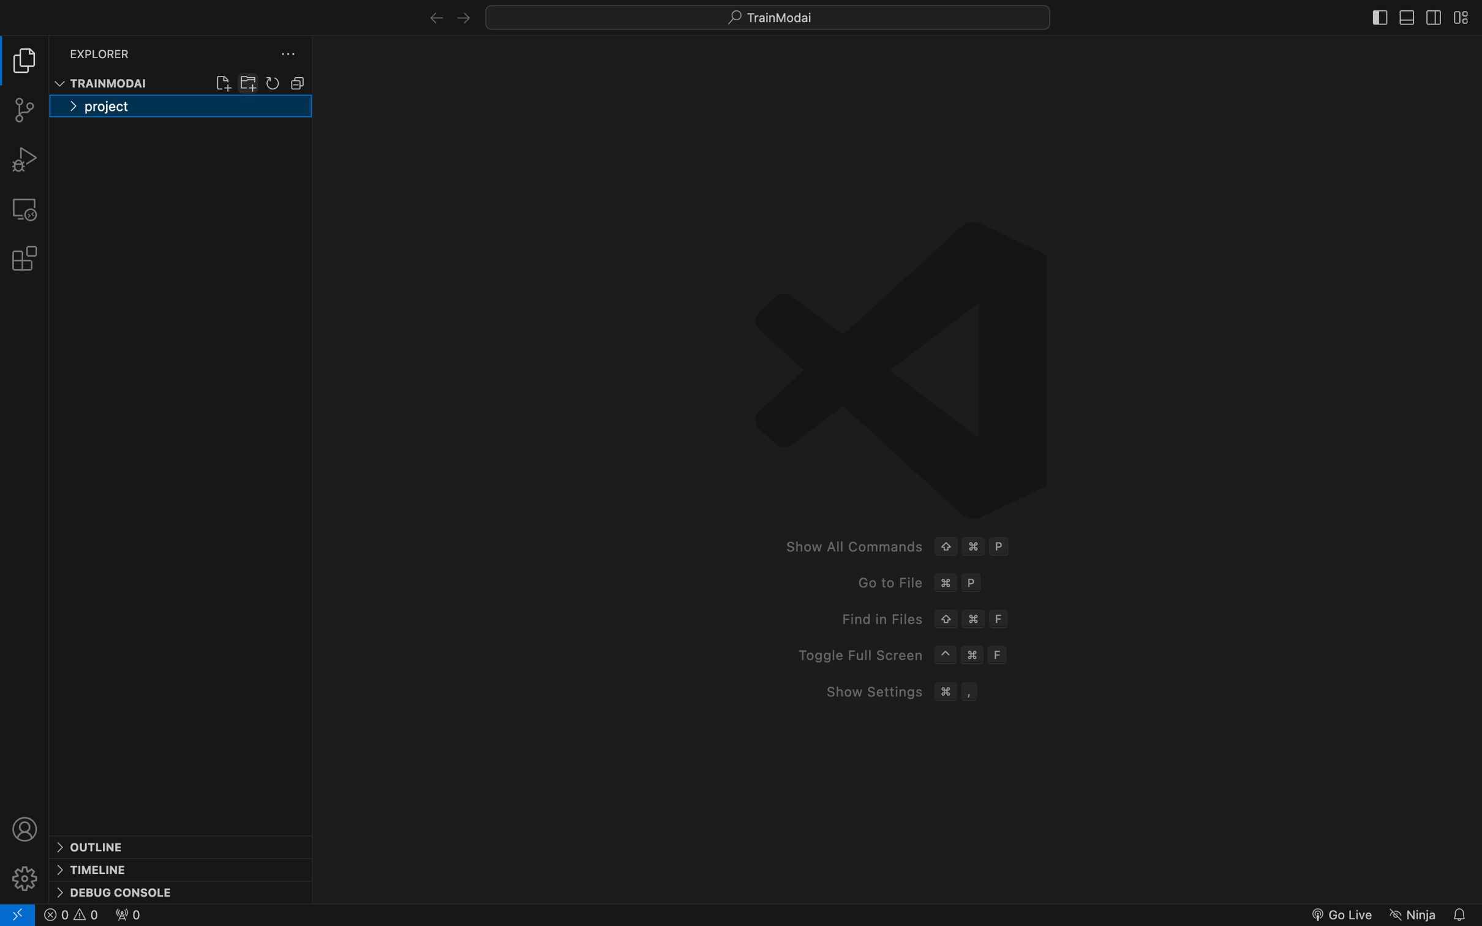 The height and width of the screenshot is (926, 1482). What do you see at coordinates (895, 544) in the screenshot?
I see `Show all commands` at bounding box center [895, 544].